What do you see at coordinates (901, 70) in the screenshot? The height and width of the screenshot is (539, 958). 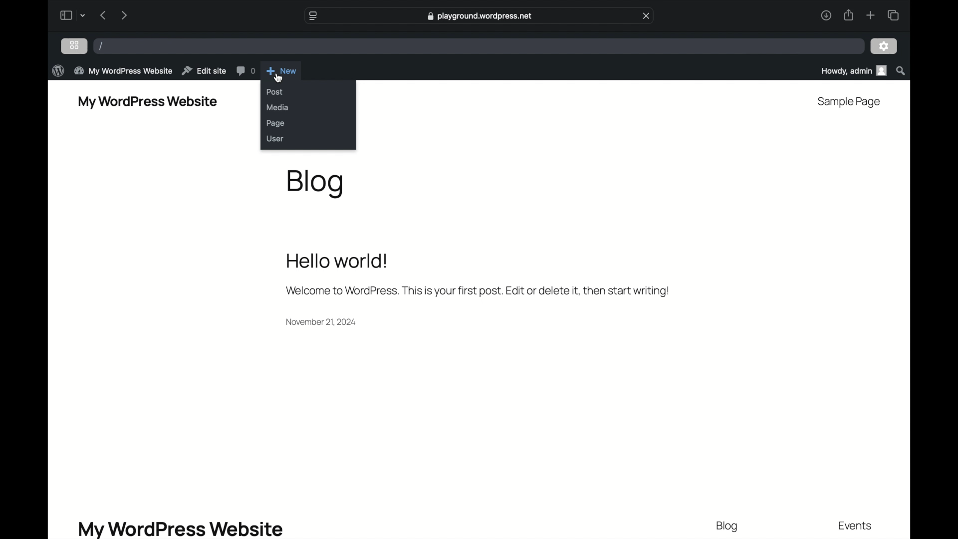 I see `search` at bounding box center [901, 70].